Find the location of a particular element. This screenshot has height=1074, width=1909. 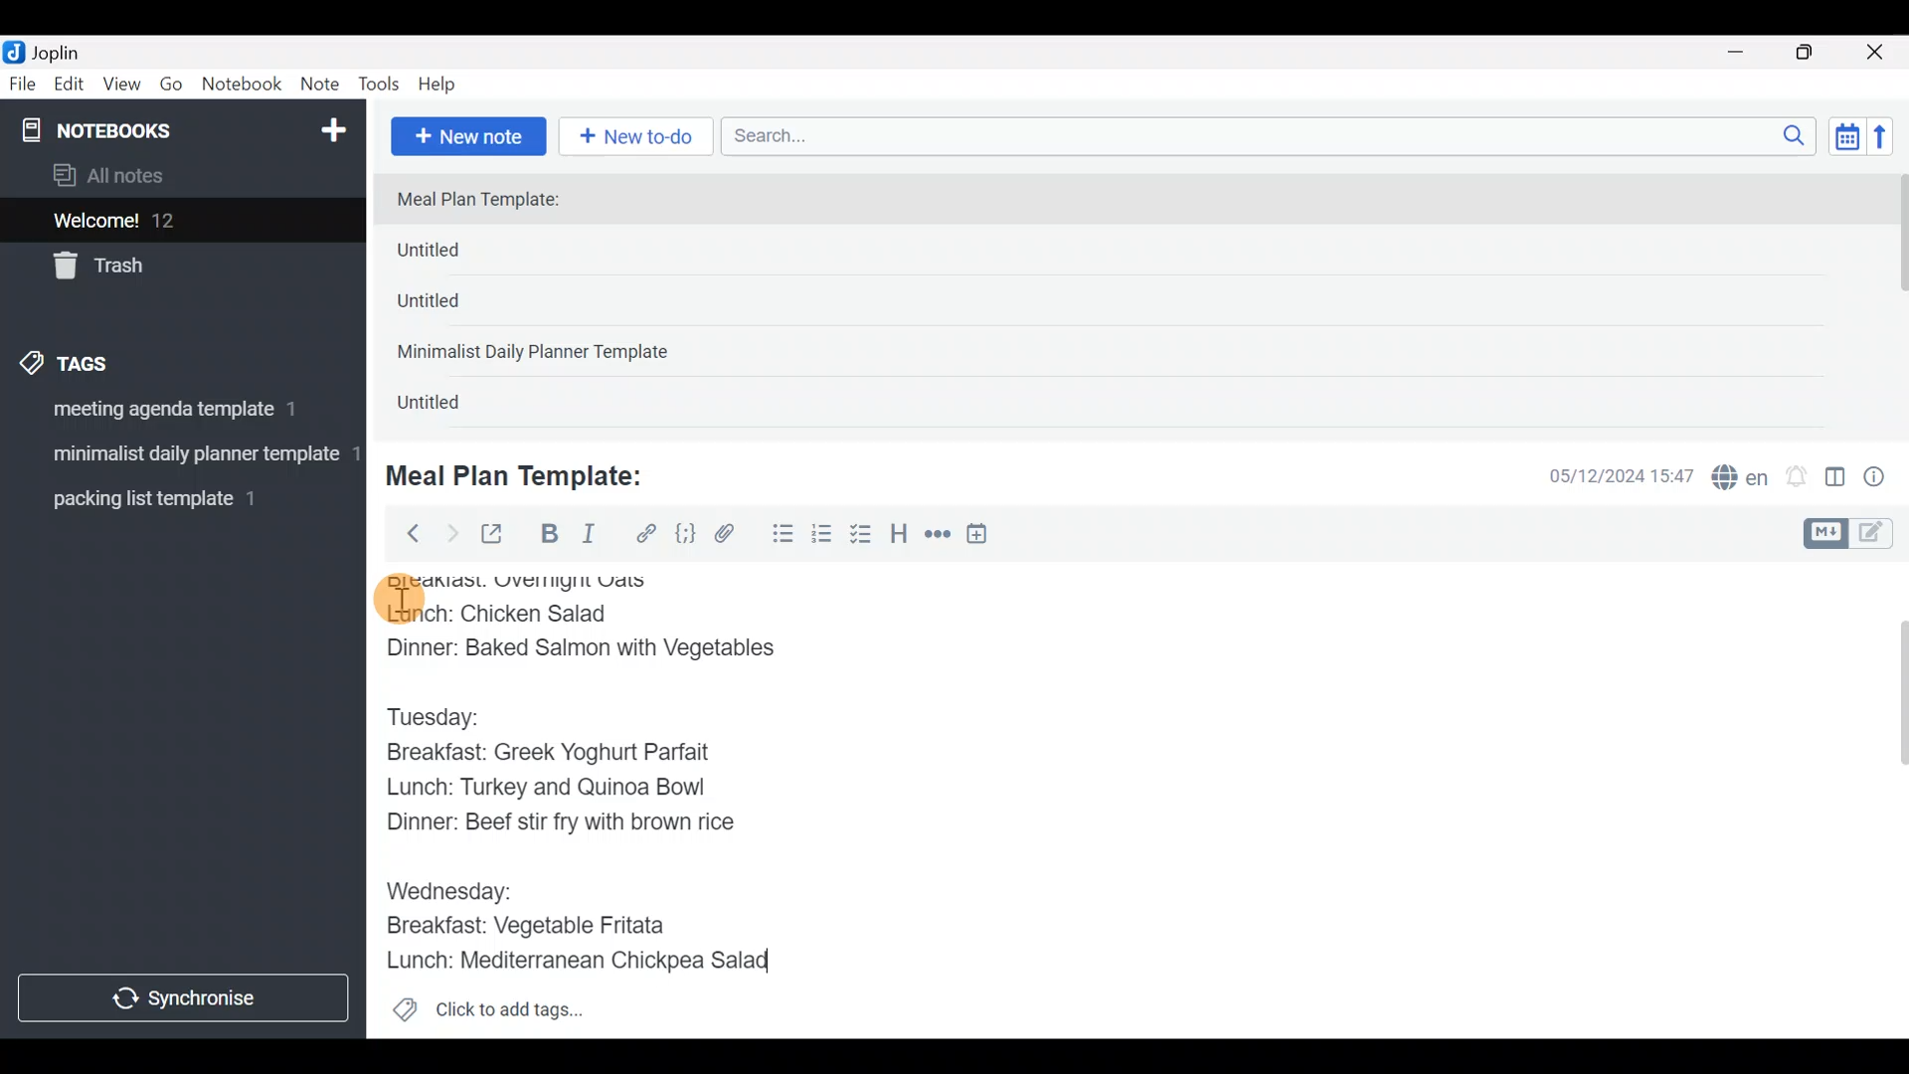

Toggle editor layout is located at coordinates (1836, 479).